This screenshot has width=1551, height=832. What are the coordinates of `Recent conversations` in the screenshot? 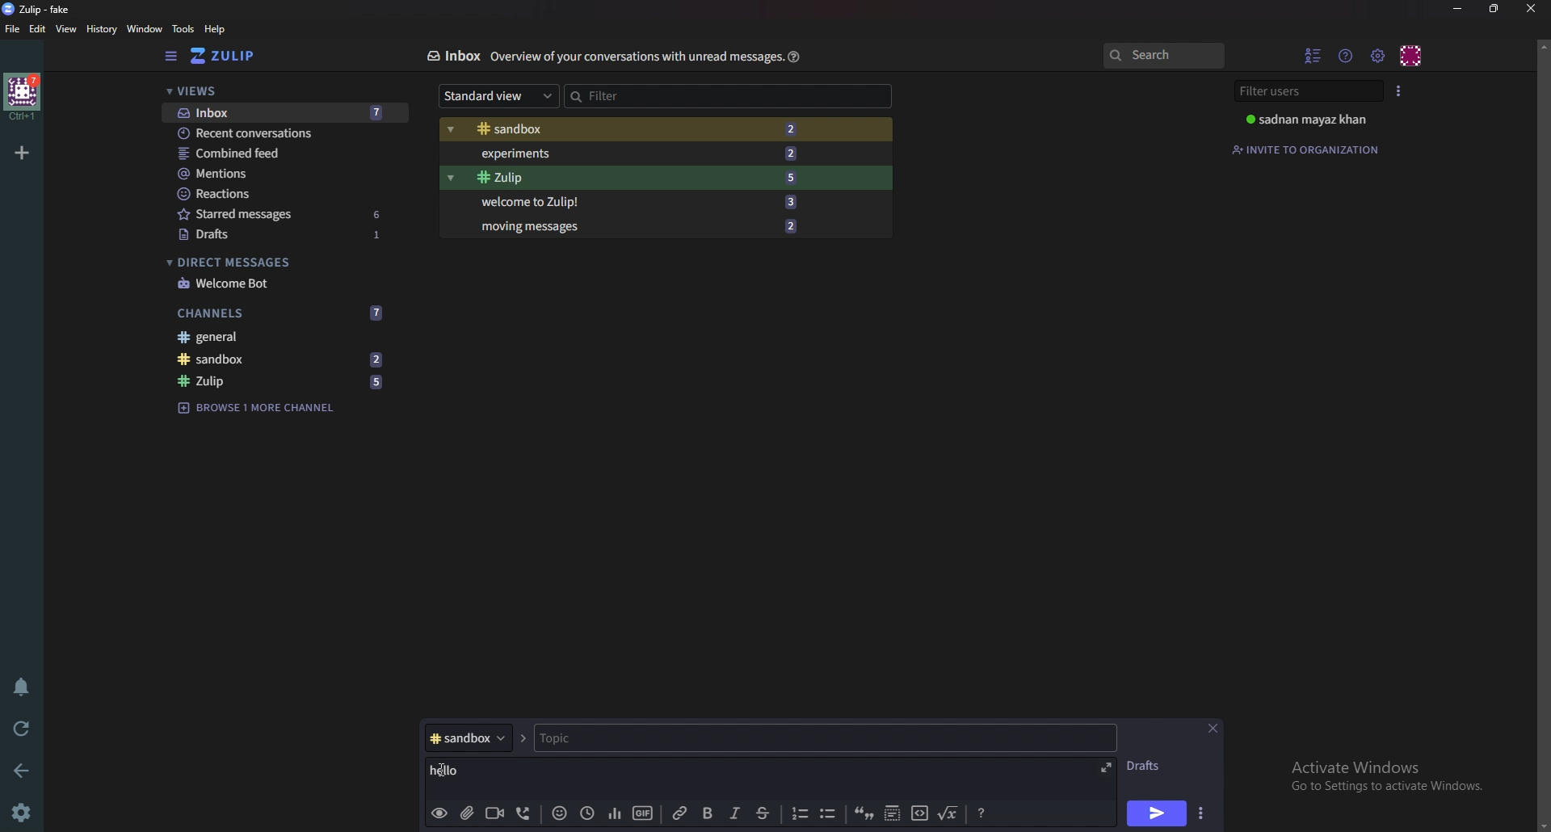 It's located at (263, 134).